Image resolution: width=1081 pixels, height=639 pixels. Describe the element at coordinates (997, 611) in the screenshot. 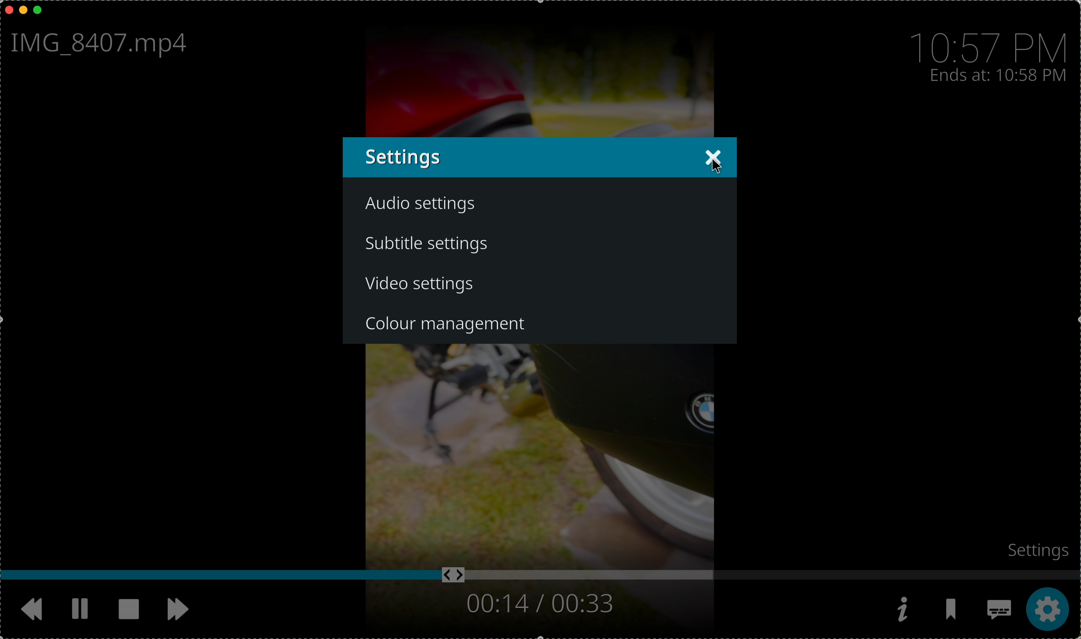

I see `subtitles` at that location.